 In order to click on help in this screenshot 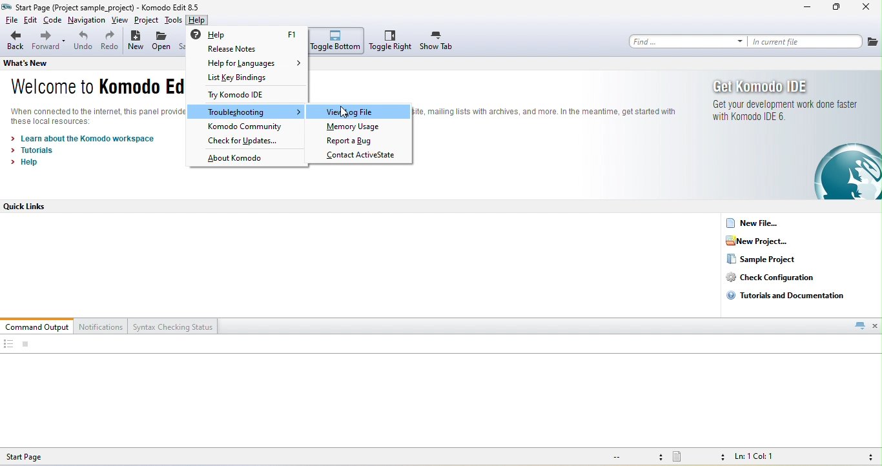, I will do `click(198, 21)`.